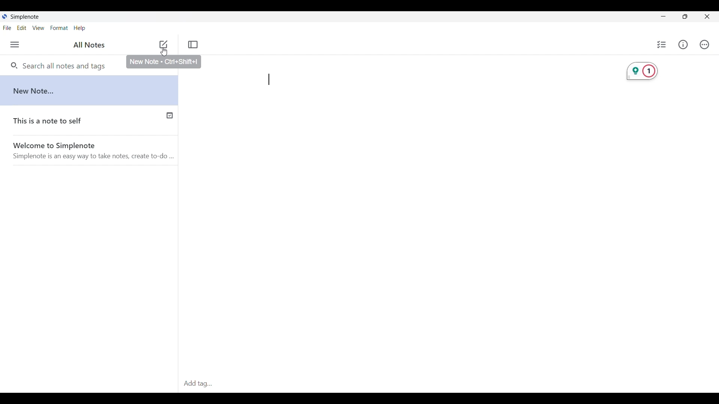  Describe the element at coordinates (269, 79) in the screenshot. I see `Text cursor(Type in active for current note)` at that location.